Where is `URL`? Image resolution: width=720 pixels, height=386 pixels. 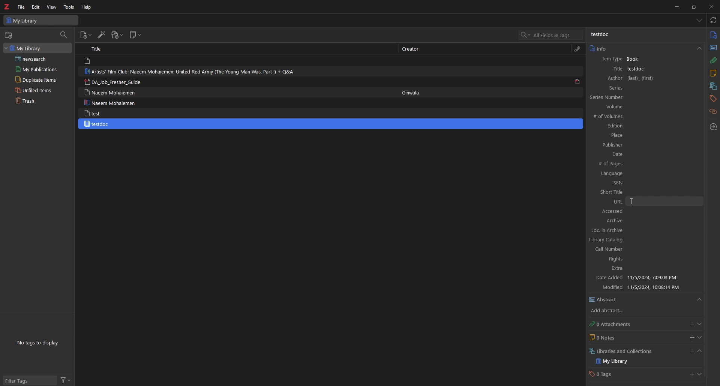 URL is located at coordinates (616, 201).